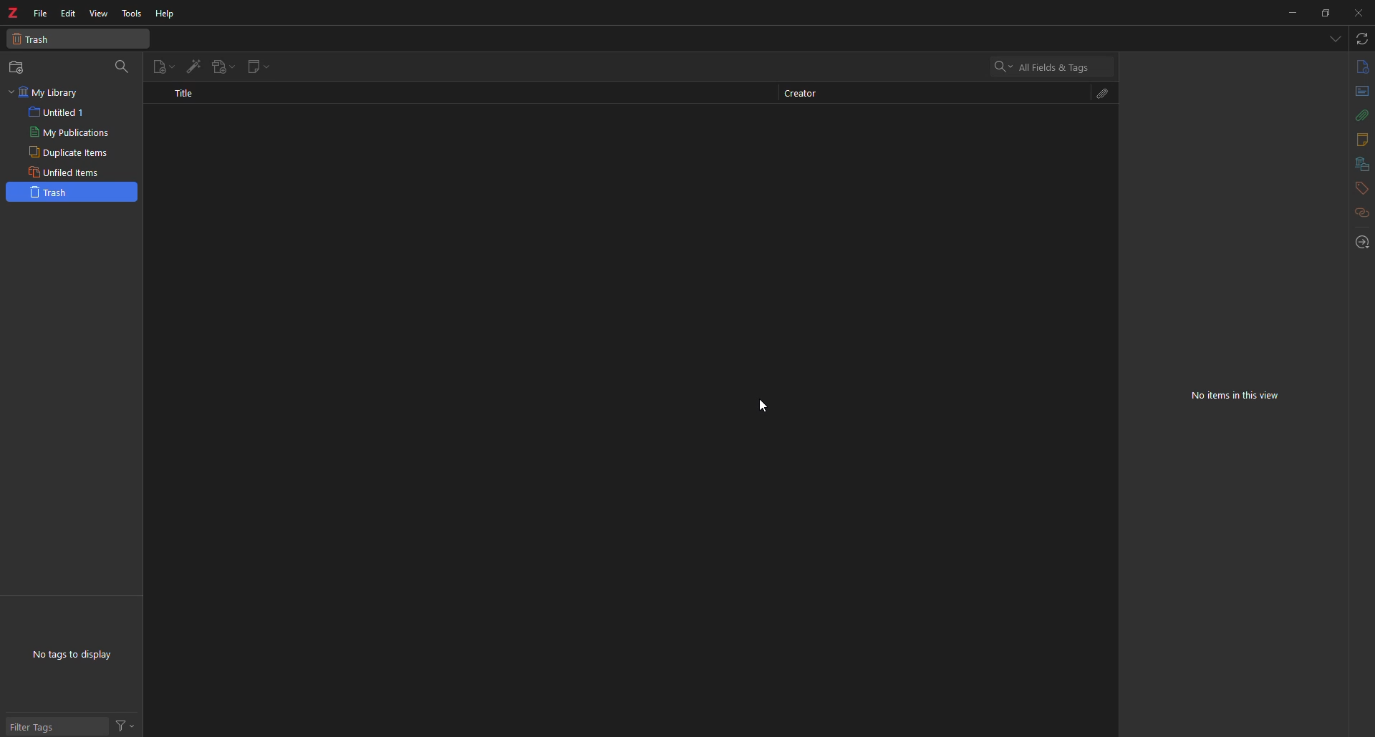  Describe the element at coordinates (1361, 187) in the screenshot. I see `tags` at that location.